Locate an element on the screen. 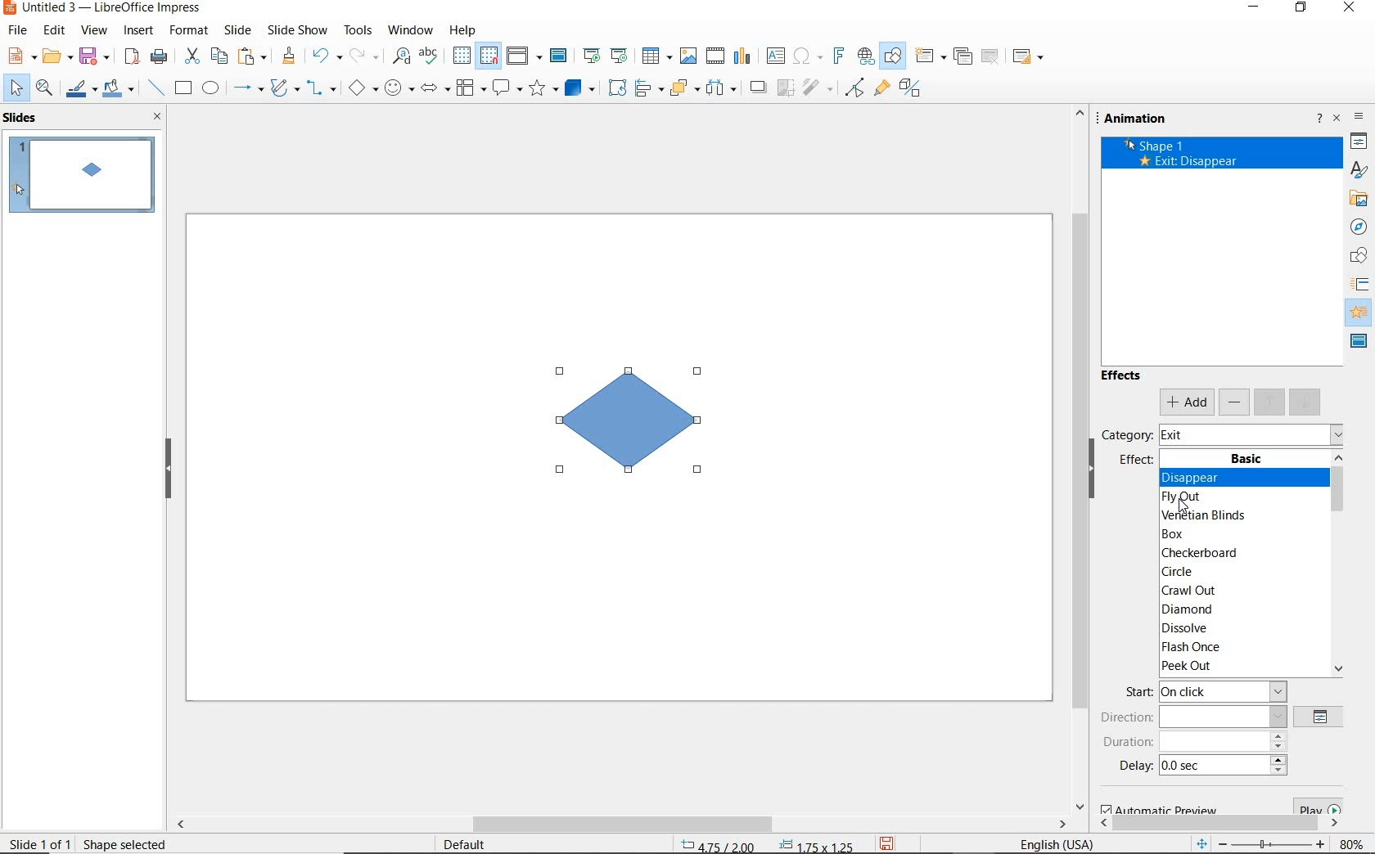 This screenshot has height=854, width=1375. redo is located at coordinates (363, 56).